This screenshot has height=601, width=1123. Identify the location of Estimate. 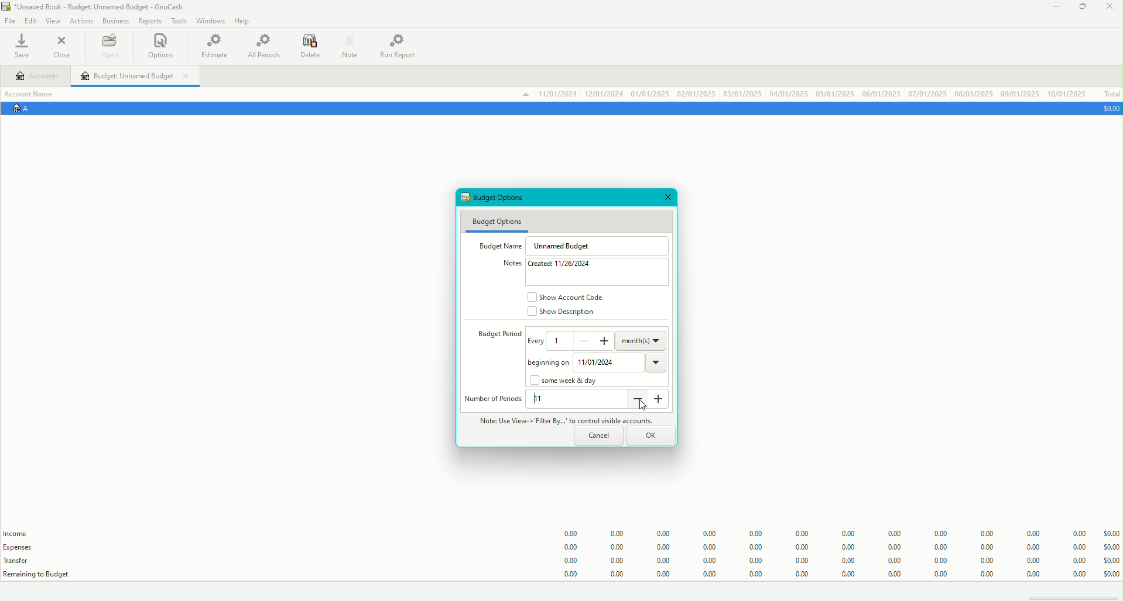
(215, 45).